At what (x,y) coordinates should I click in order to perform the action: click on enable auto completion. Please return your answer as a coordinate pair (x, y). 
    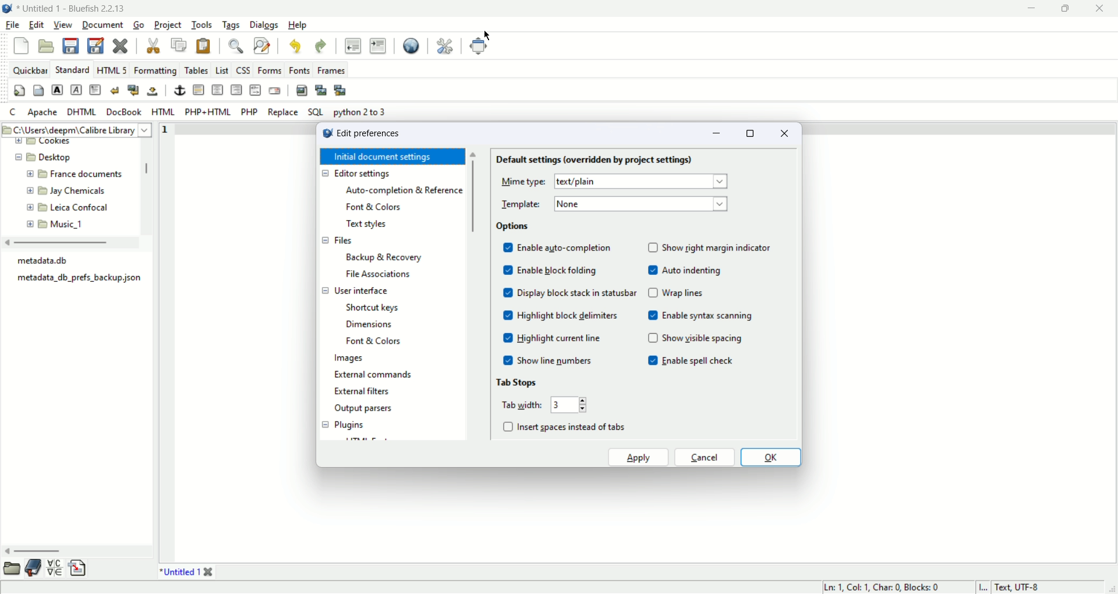
    Looking at the image, I should click on (565, 248).